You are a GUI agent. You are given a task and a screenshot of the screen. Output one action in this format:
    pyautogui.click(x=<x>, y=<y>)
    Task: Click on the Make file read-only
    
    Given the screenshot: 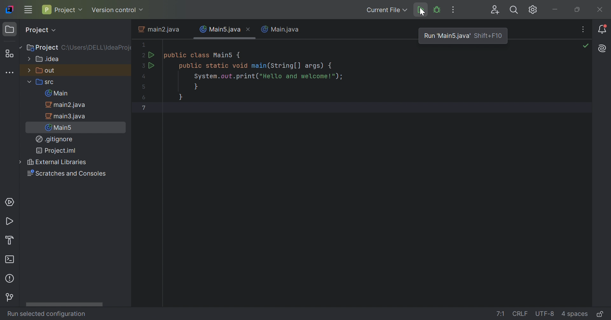 What is the action you would take?
    pyautogui.click(x=600, y=315)
    